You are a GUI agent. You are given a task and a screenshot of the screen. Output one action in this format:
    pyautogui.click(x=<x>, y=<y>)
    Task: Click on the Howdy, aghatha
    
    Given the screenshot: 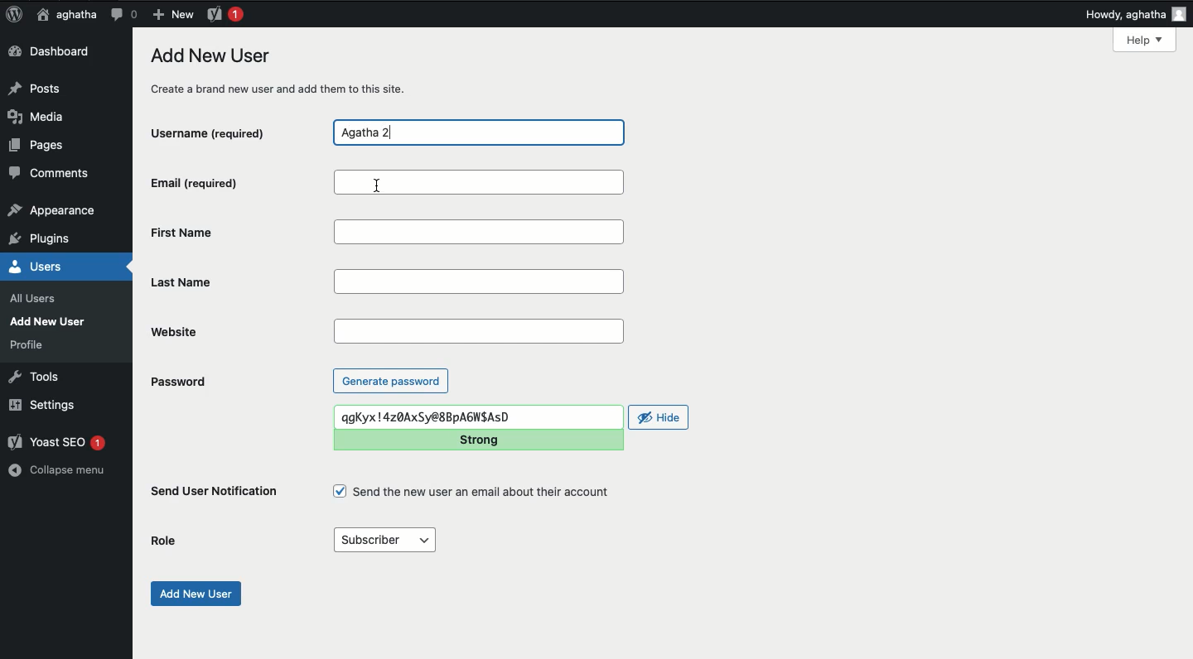 What is the action you would take?
    pyautogui.click(x=1137, y=15)
    